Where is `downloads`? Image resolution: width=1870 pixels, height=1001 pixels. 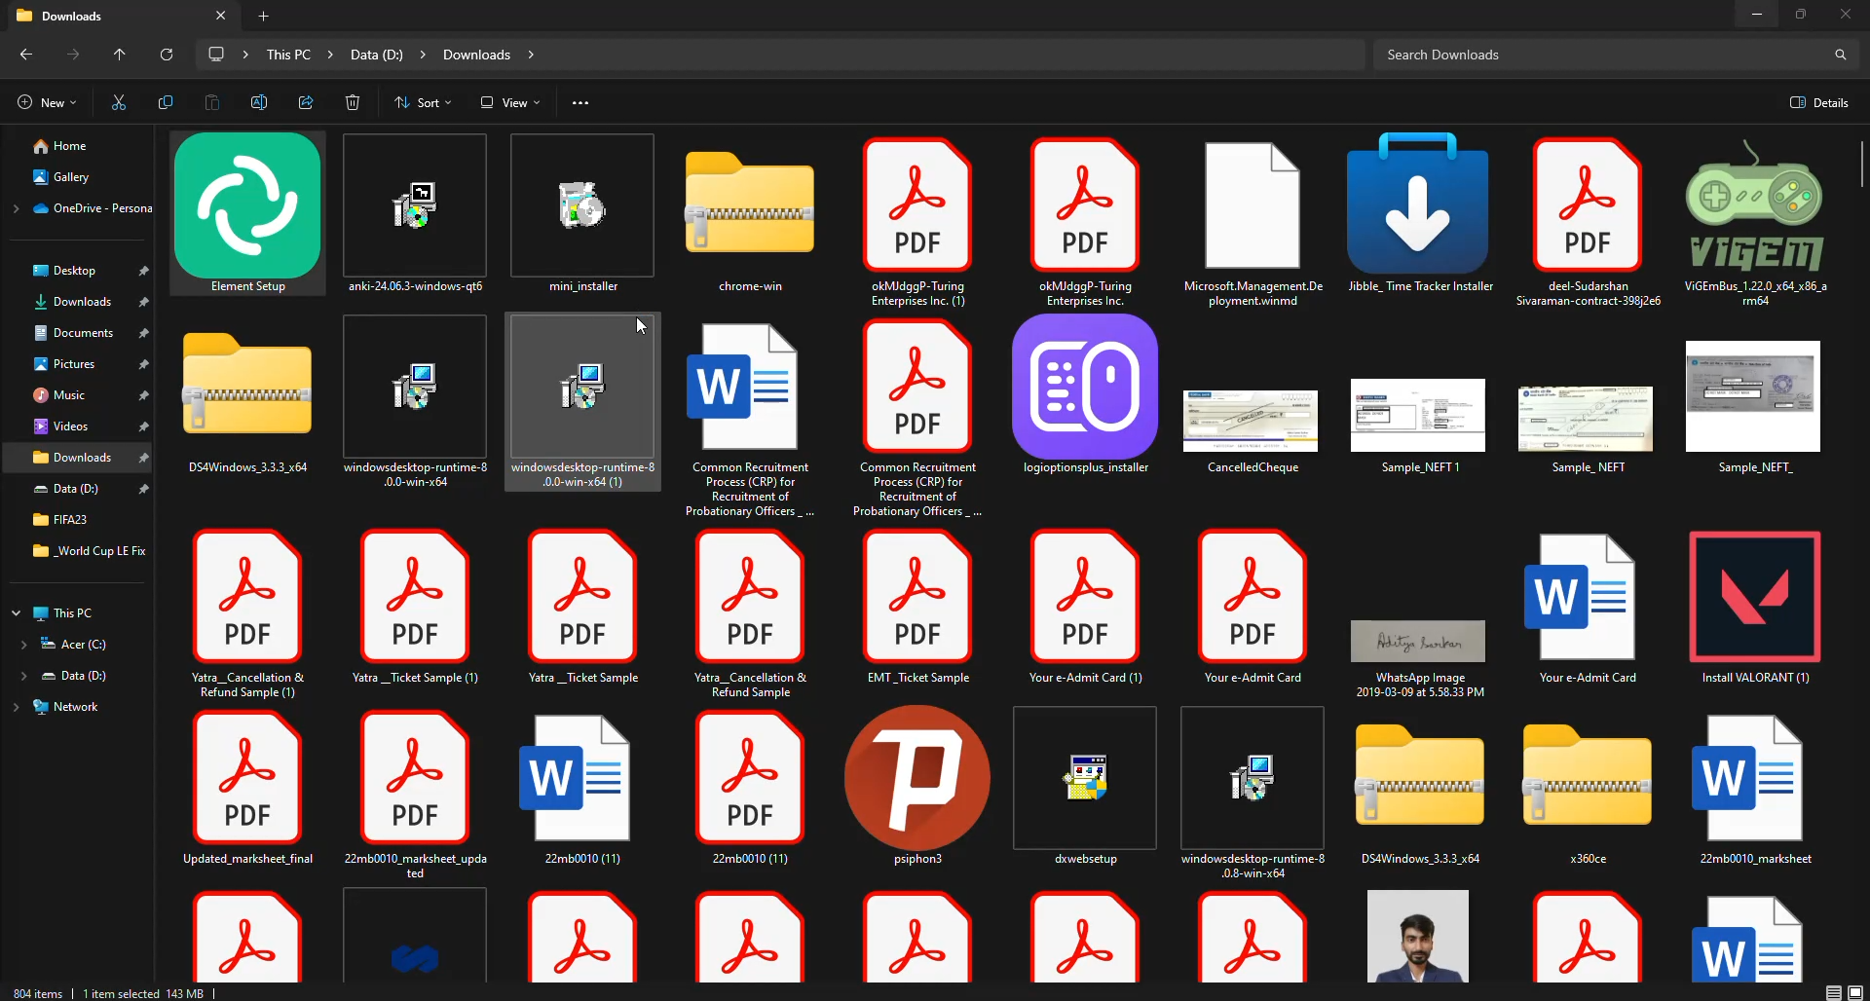
downloads is located at coordinates (65, 16).